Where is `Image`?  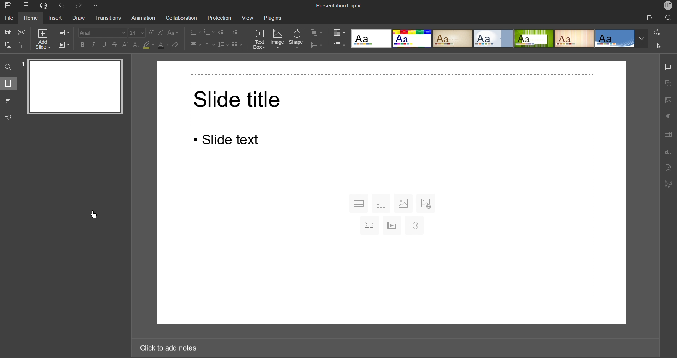 Image is located at coordinates (278, 40).